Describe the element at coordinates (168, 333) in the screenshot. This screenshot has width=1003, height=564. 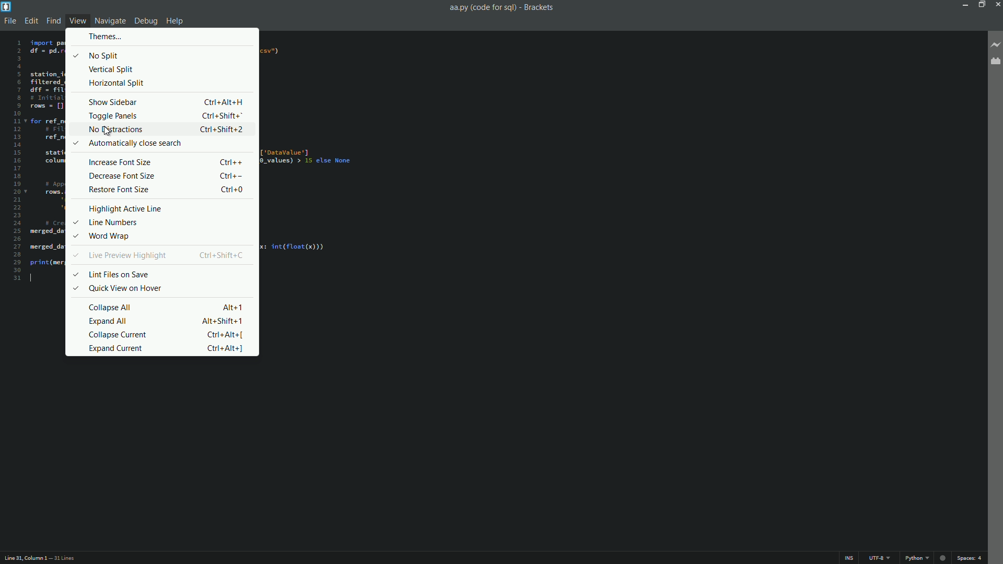
I see `collapse current Ctrl + Alt + [` at that location.